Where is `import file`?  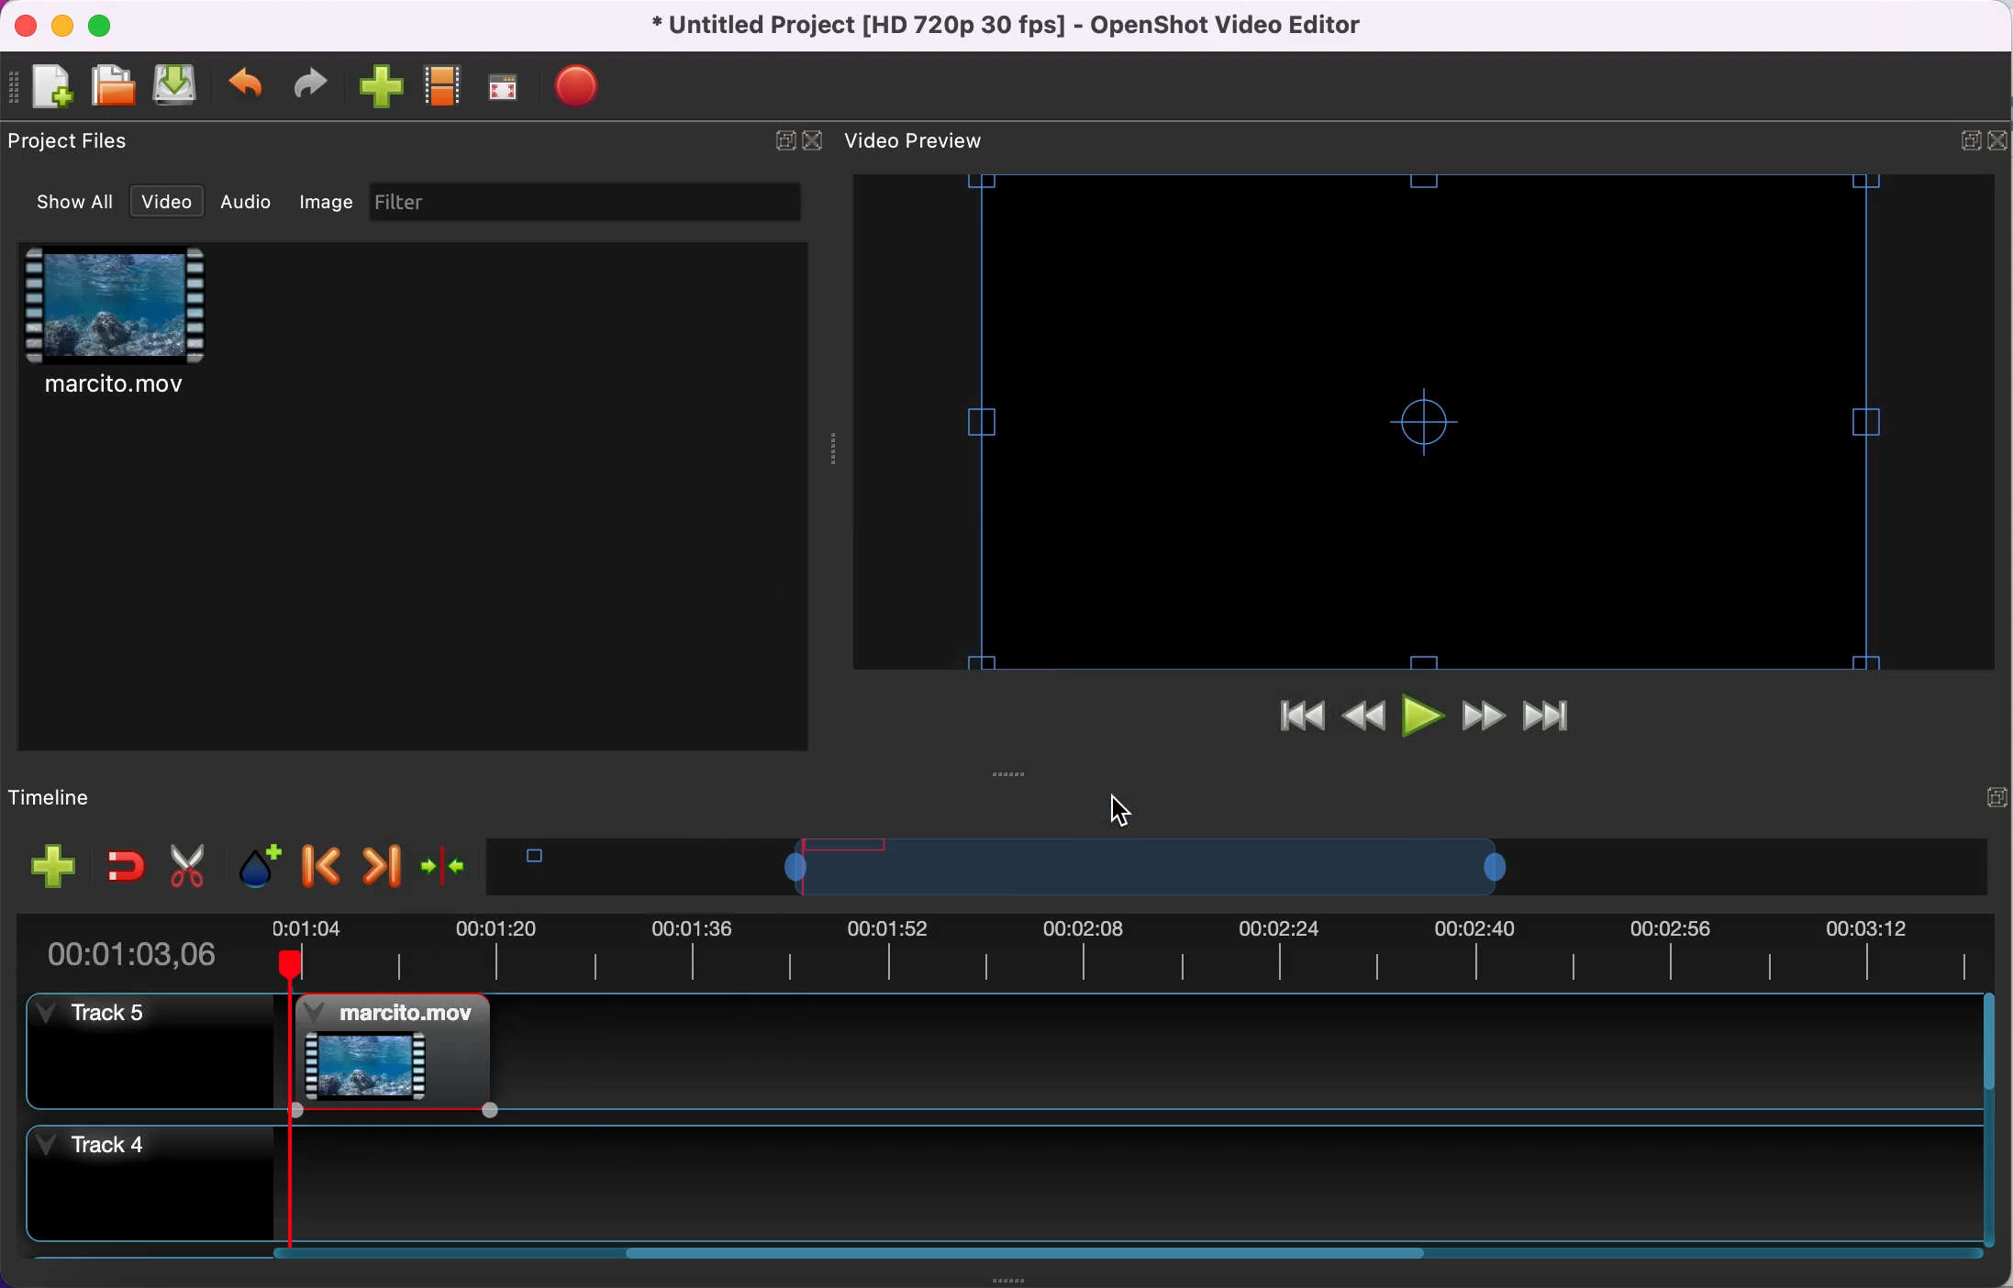 import file is located at coordinates (380, 87).